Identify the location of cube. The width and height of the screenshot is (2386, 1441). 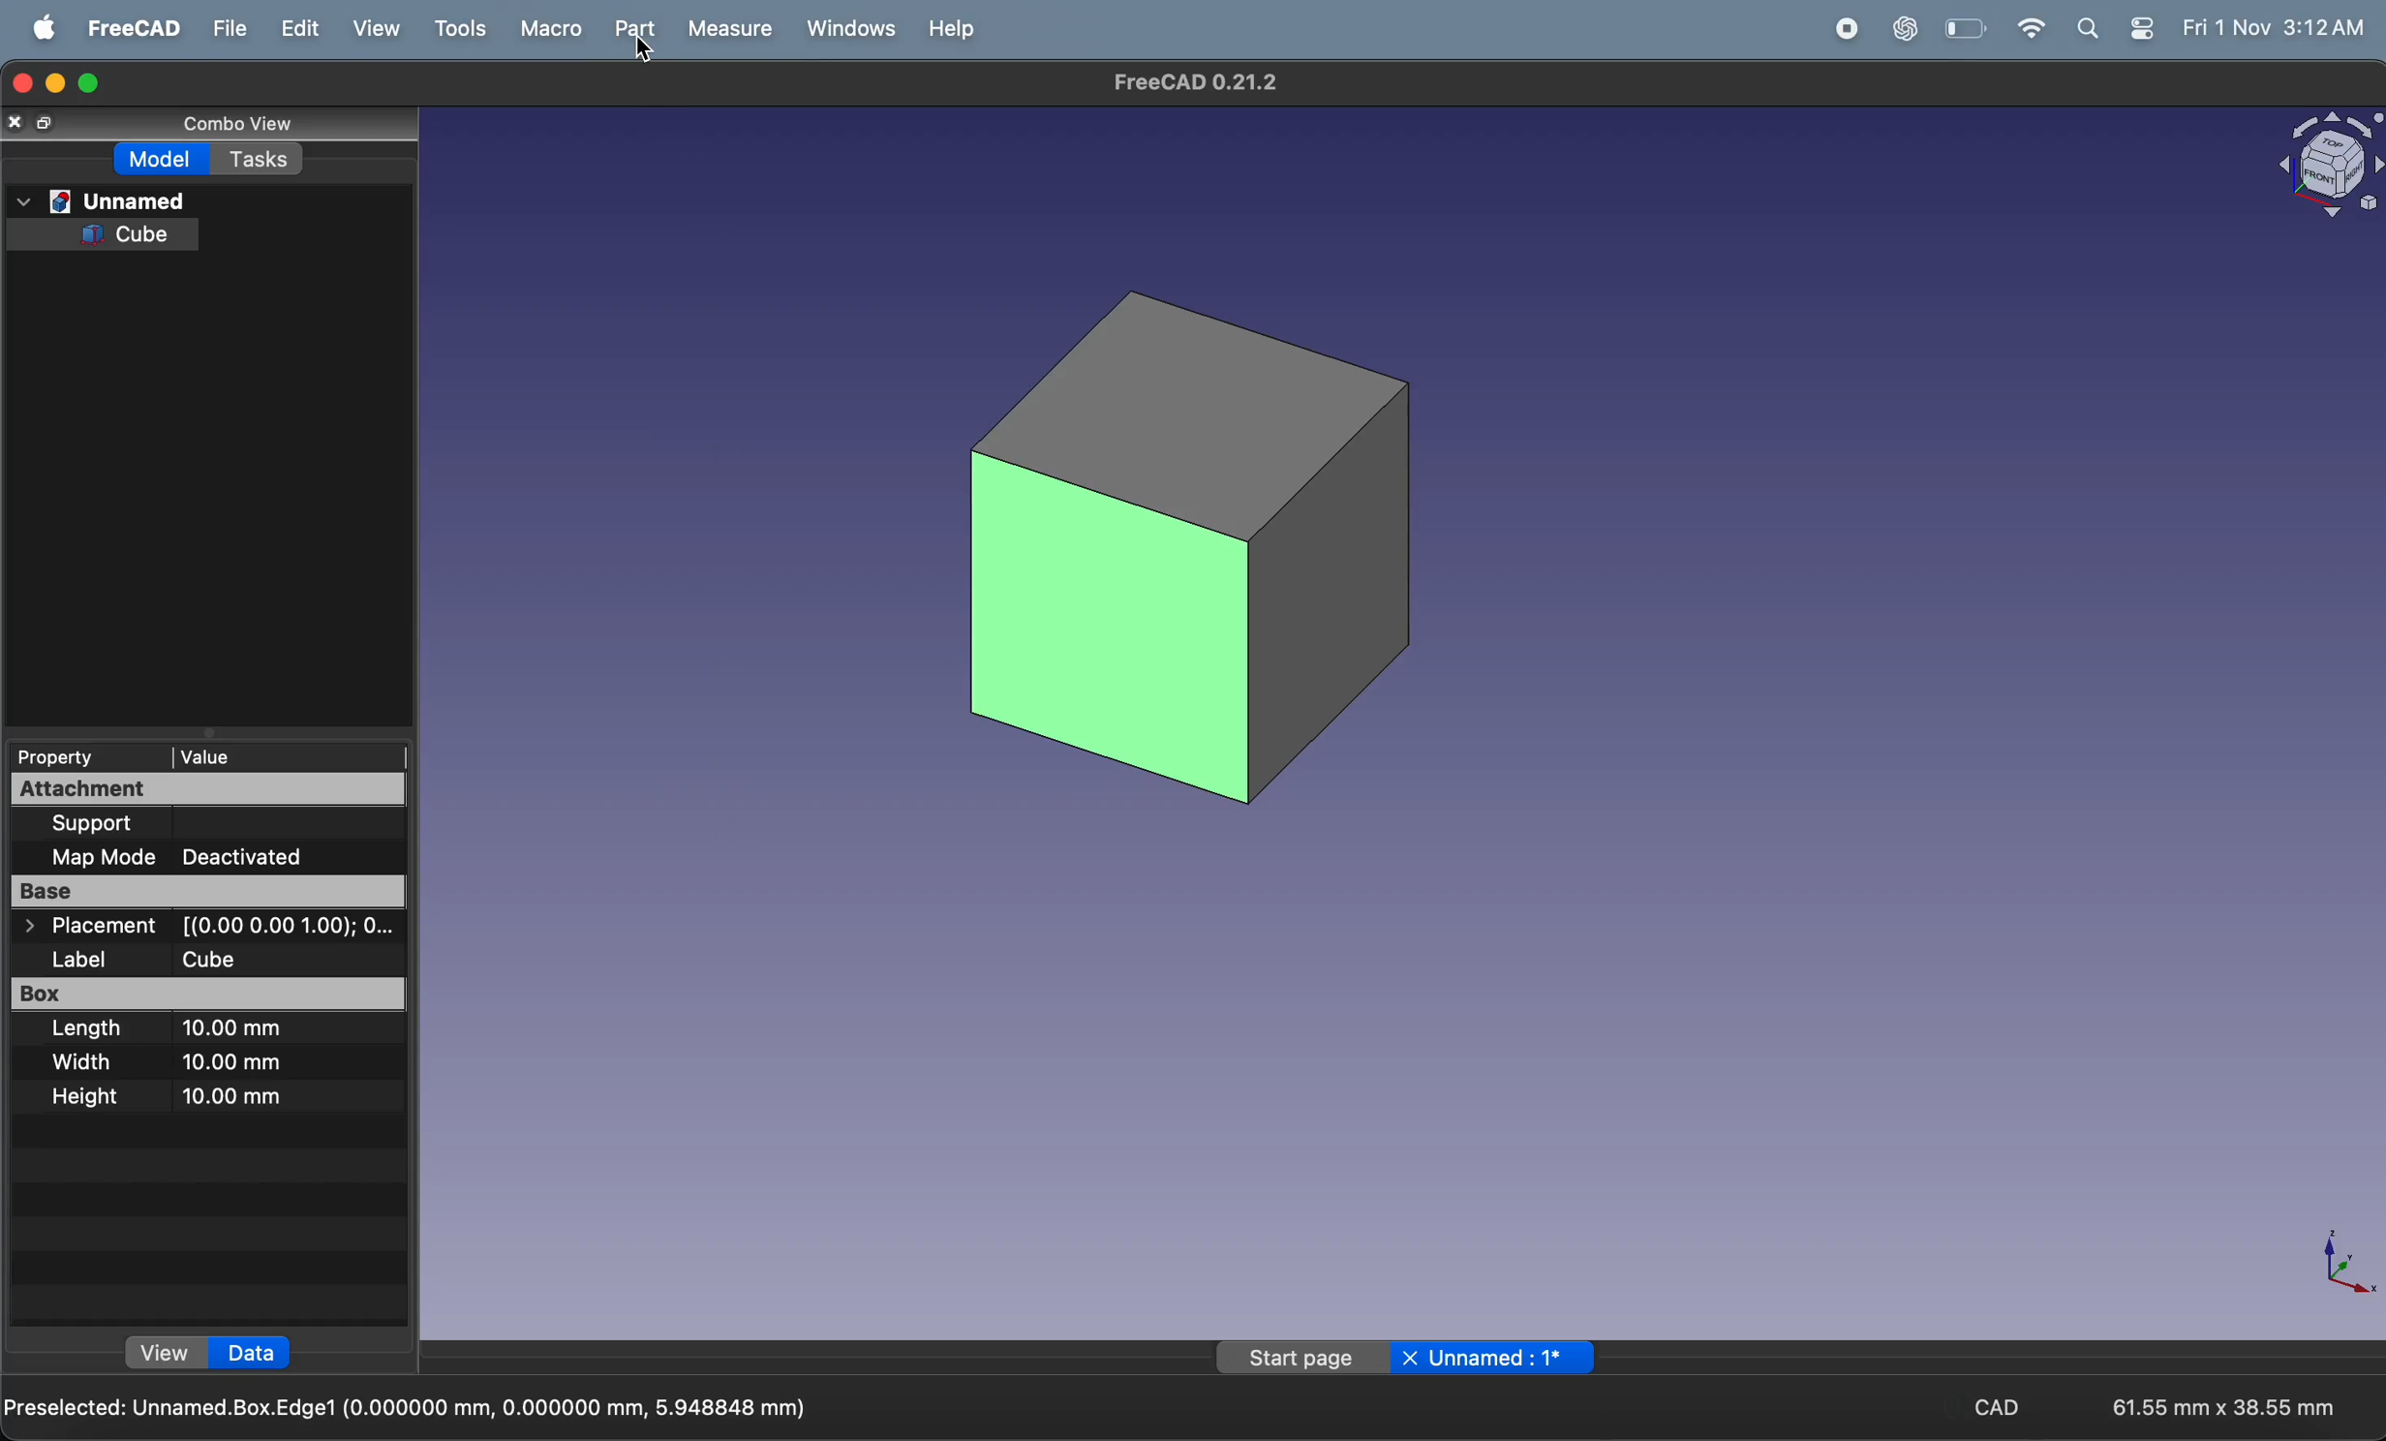
(1206, 537).